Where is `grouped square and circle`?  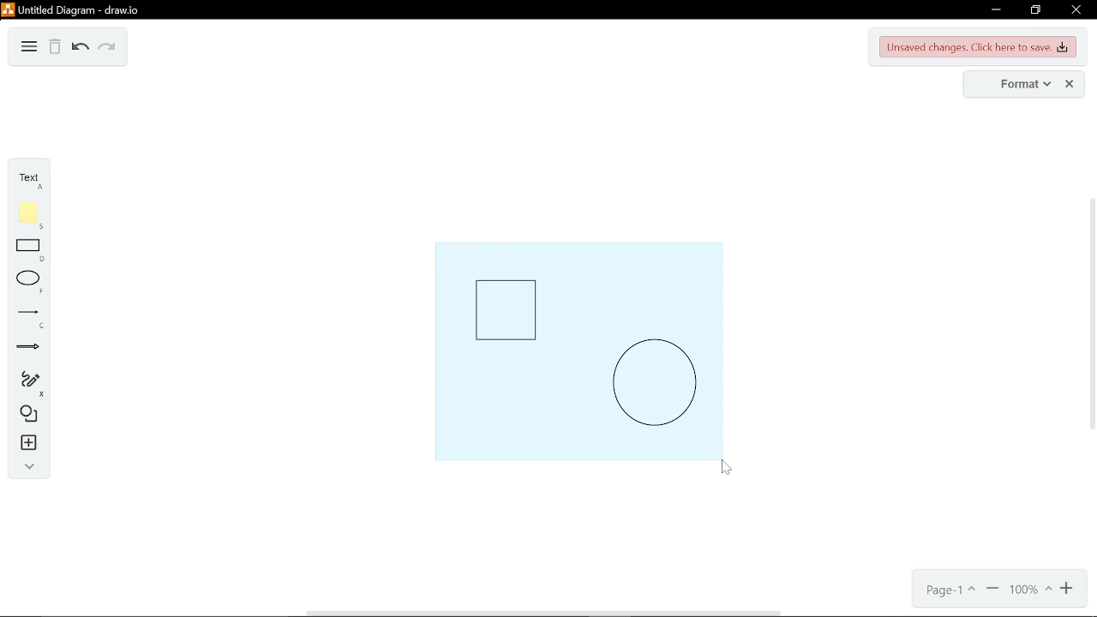 grouped square and circle is located at coordinates (578, 350).